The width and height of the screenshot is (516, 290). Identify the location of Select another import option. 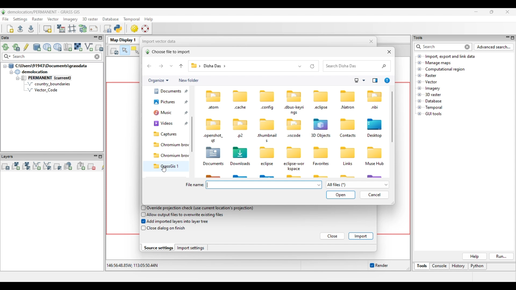
(99, 48).